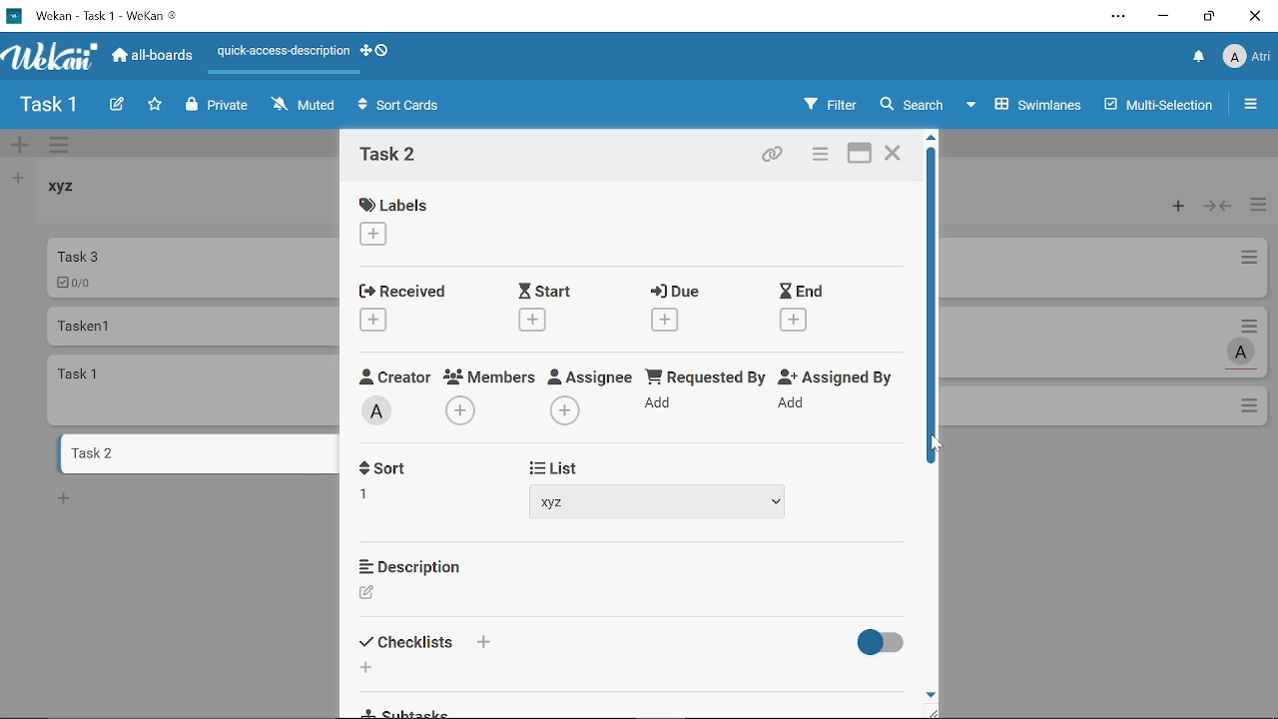 This screenshot has height=719, width=1278. I want to click on Requested By, so click(702, 377).